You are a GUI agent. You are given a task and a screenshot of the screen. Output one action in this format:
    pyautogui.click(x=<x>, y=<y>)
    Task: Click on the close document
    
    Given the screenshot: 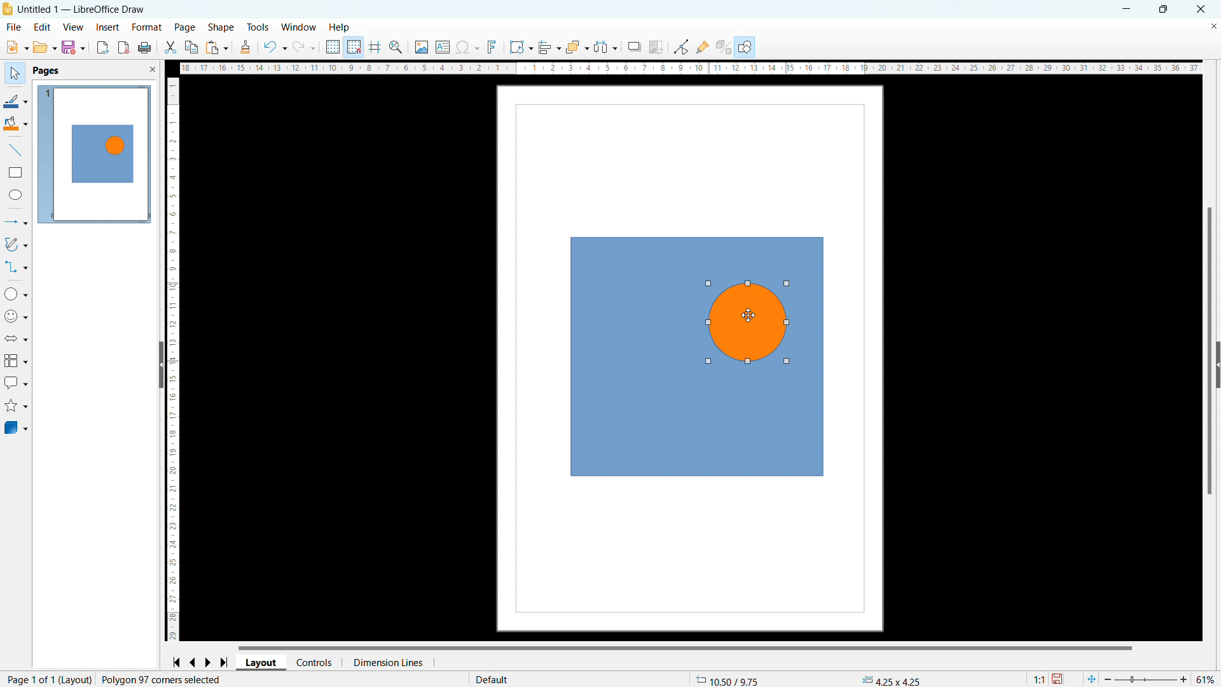 What is the action you would take?
    pyautogui.click(x=1213, y=25)
    